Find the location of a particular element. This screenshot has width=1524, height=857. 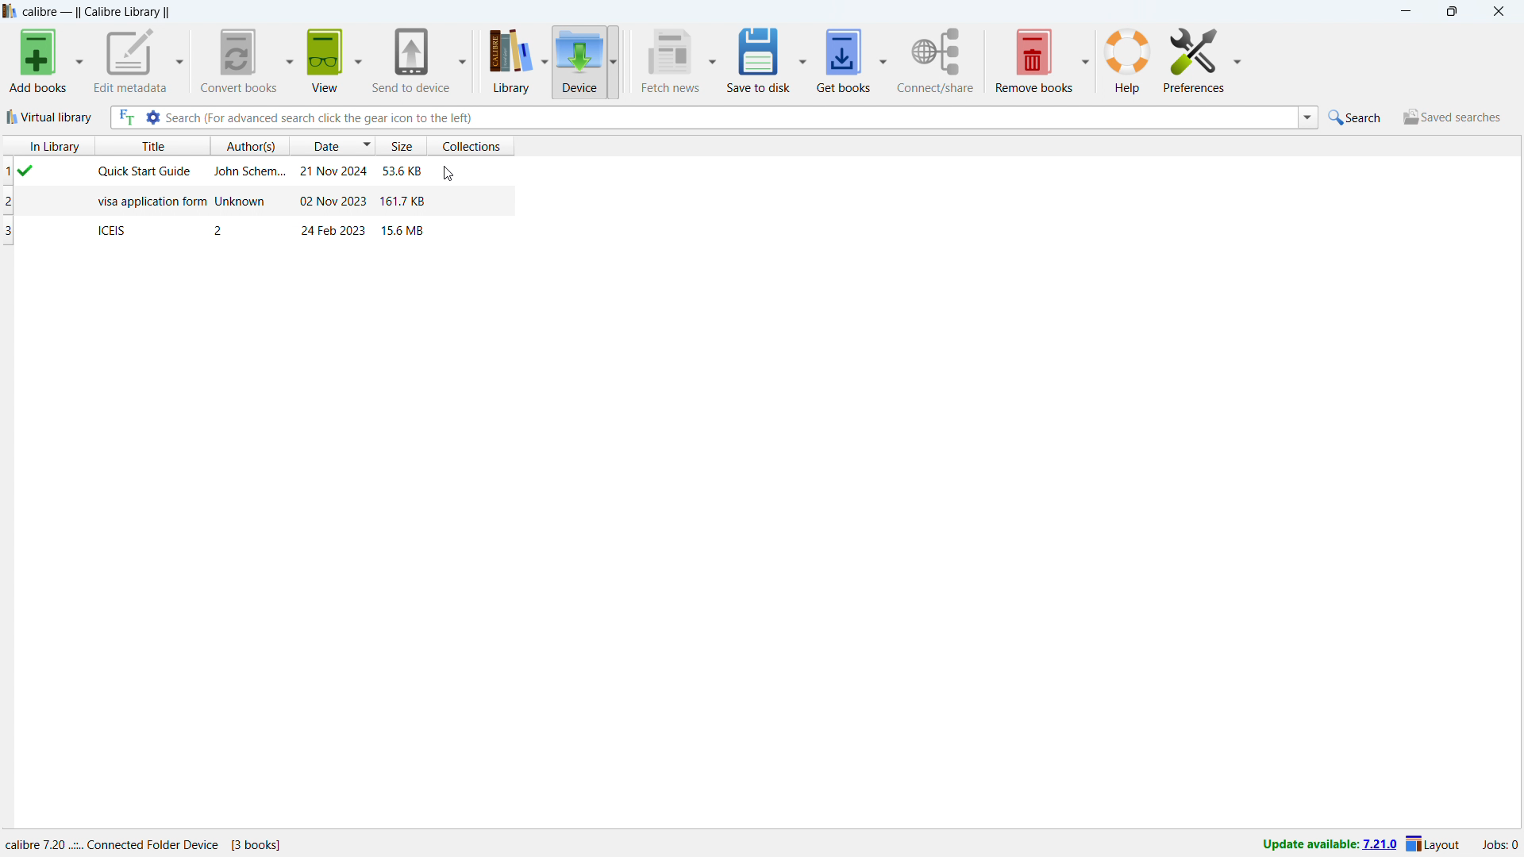

preferences options is located at coordinates (1236, 58).